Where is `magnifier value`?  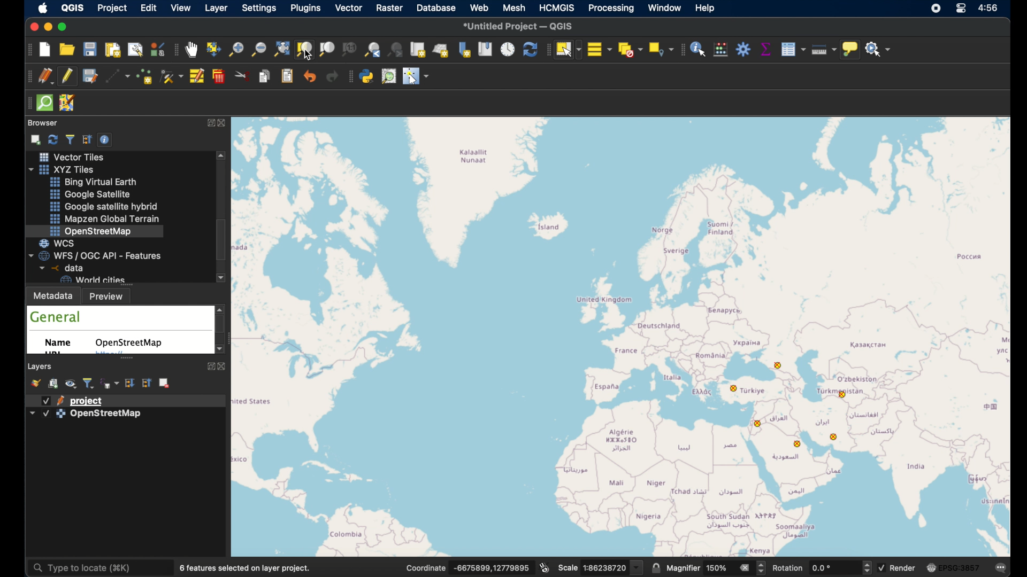 magnifier value is located at coordinates (717, 567).